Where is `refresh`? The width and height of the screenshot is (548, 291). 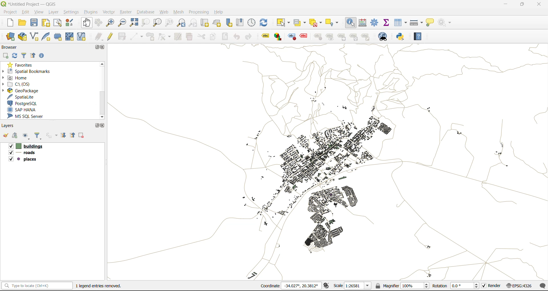 refresh is located at coordinates (264, 22).